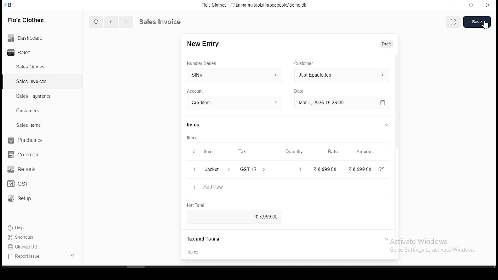  What do you see at coordinates (203, 61) in the screenshot?
I see `number series` at bounding box center [203, 61].